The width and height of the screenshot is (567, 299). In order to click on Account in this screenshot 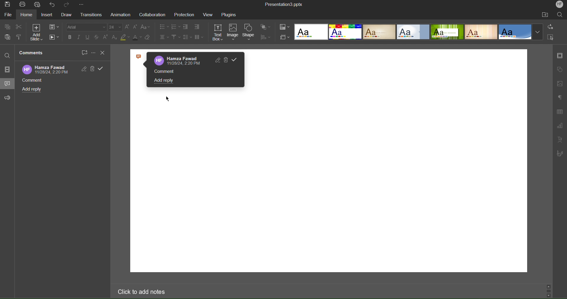, I will do `click(52, 66)`.